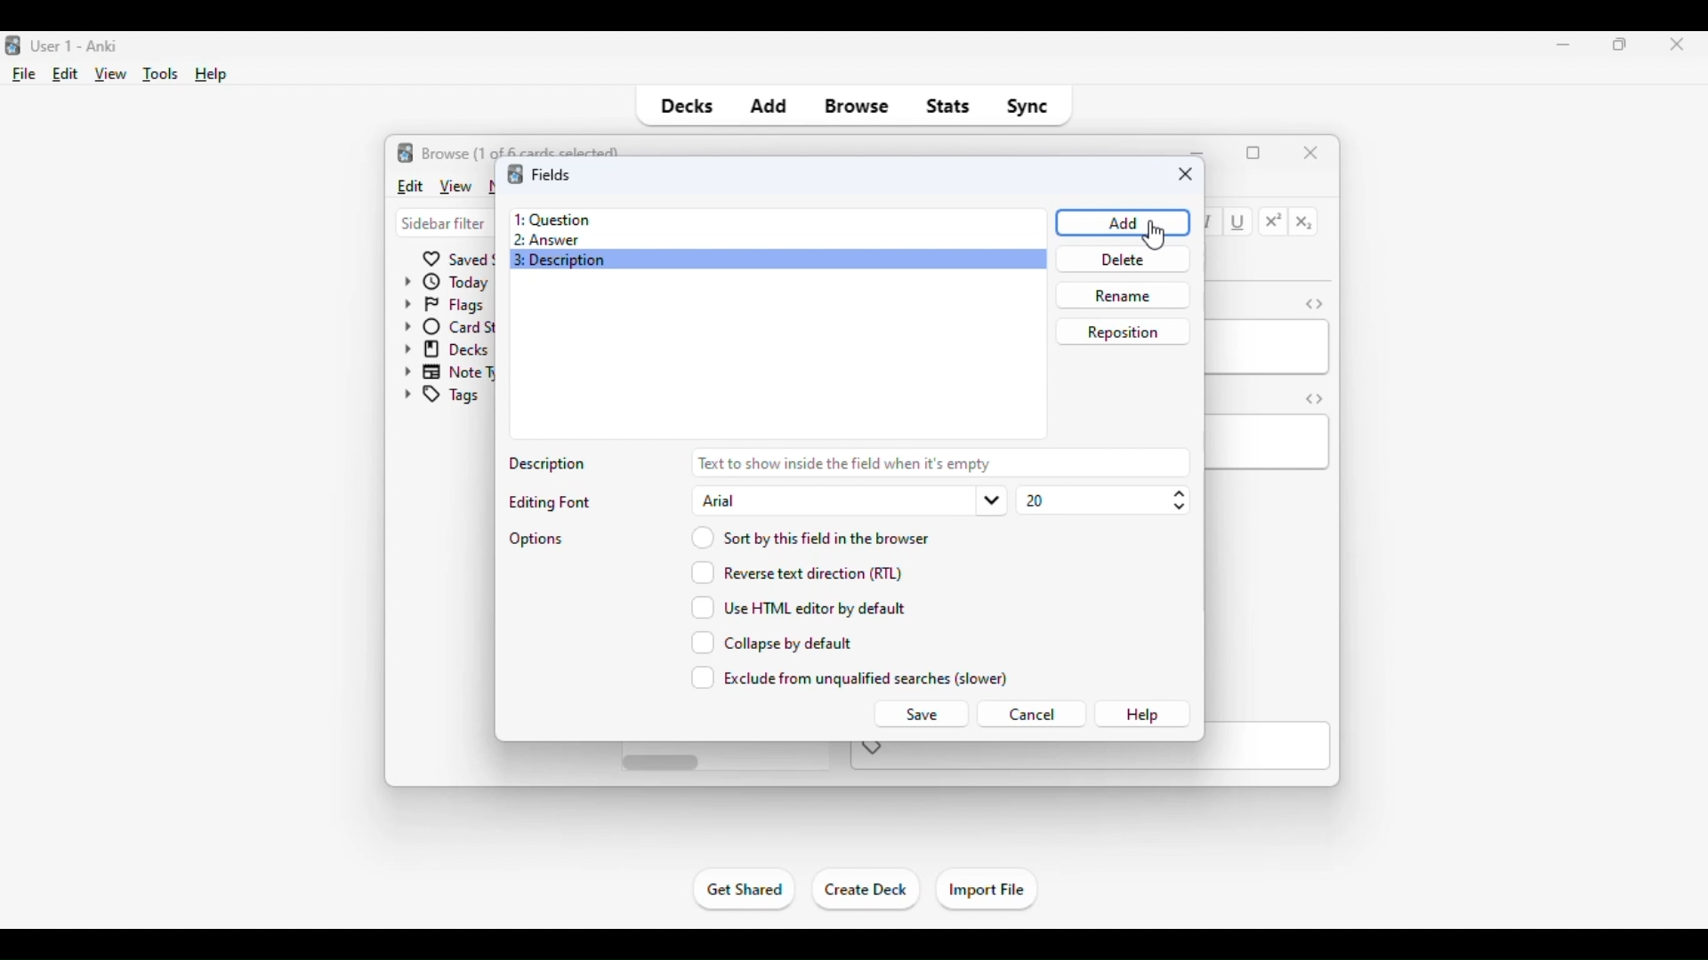 This screenshot has height=960, width=1708. Describe the element at coordinates (1672, 45) in the screenshot. I see `close` at that location.